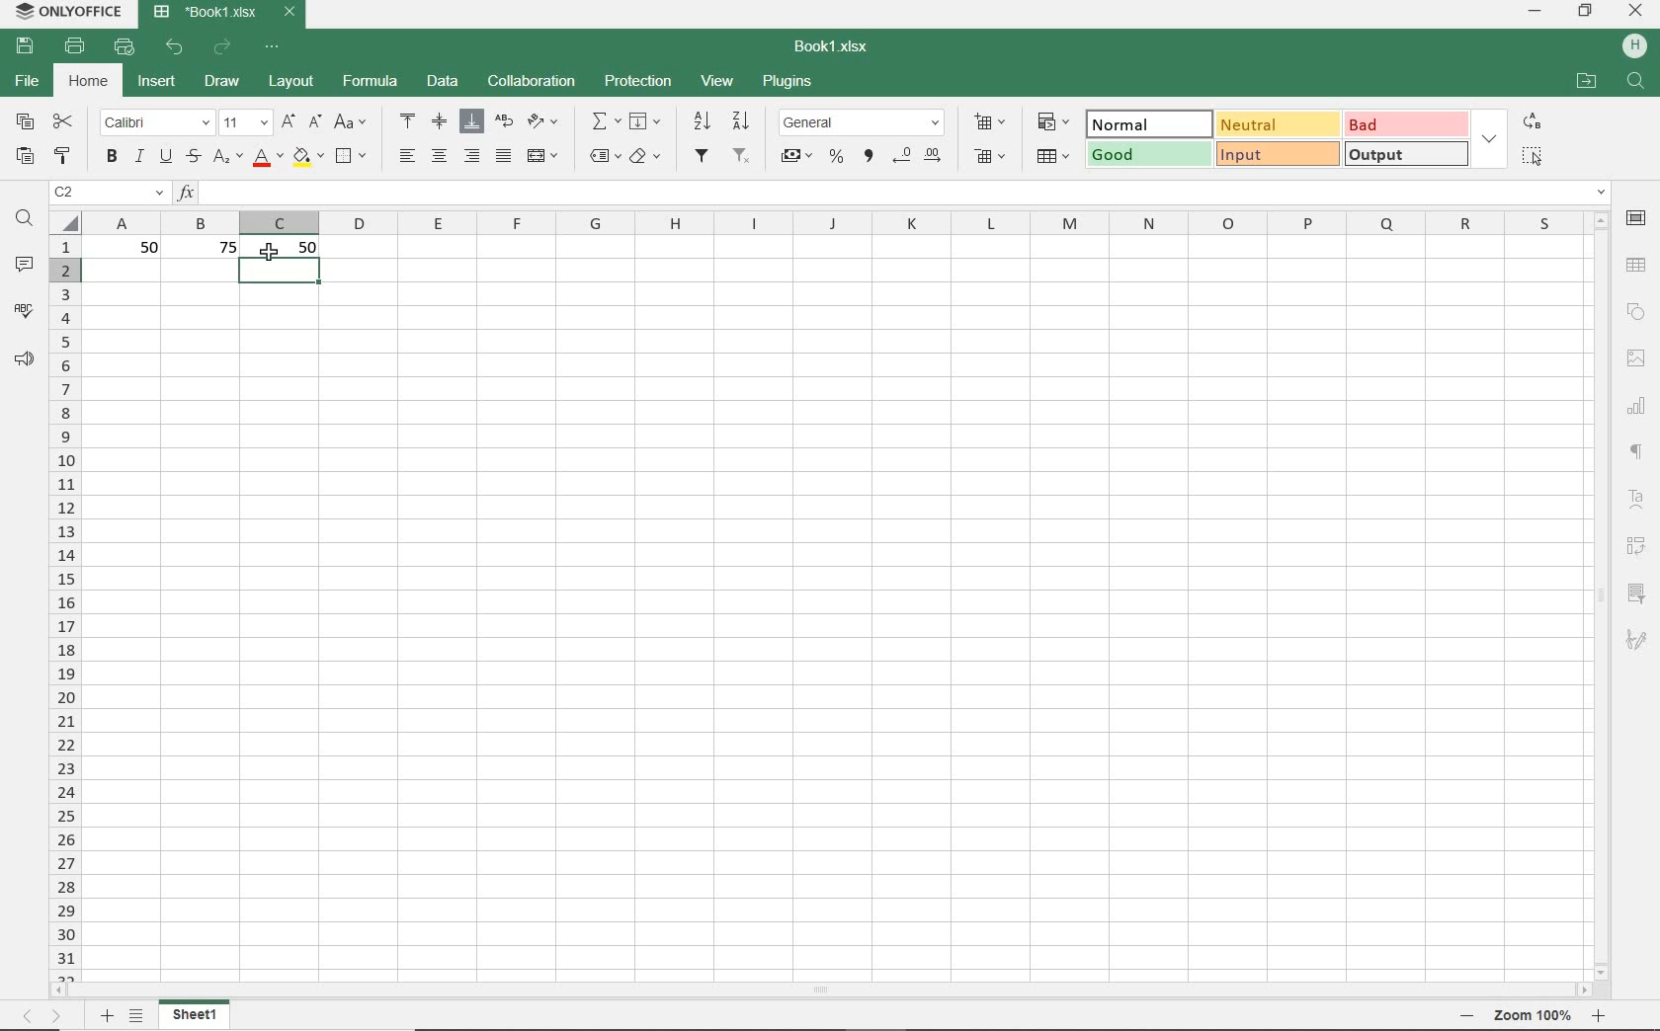  Describe the element at coordinates (1631, 44) in the screenshot. I see `HP` at that location.